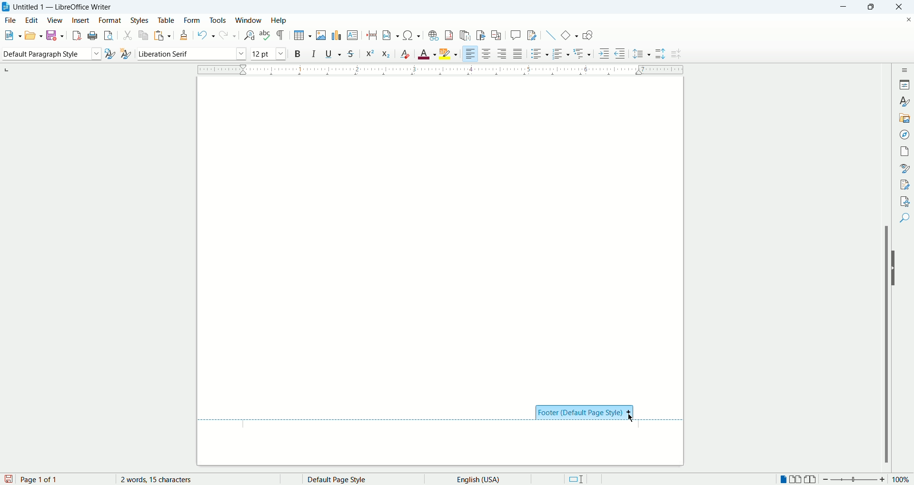  I want to click on show draw functions, so click(587, 36).